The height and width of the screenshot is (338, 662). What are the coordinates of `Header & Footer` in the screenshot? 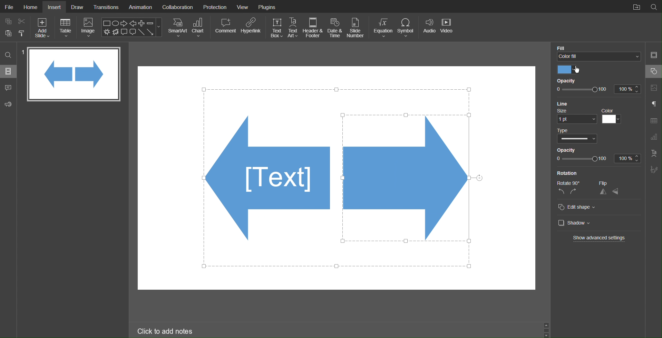 It's located at (313, 28).